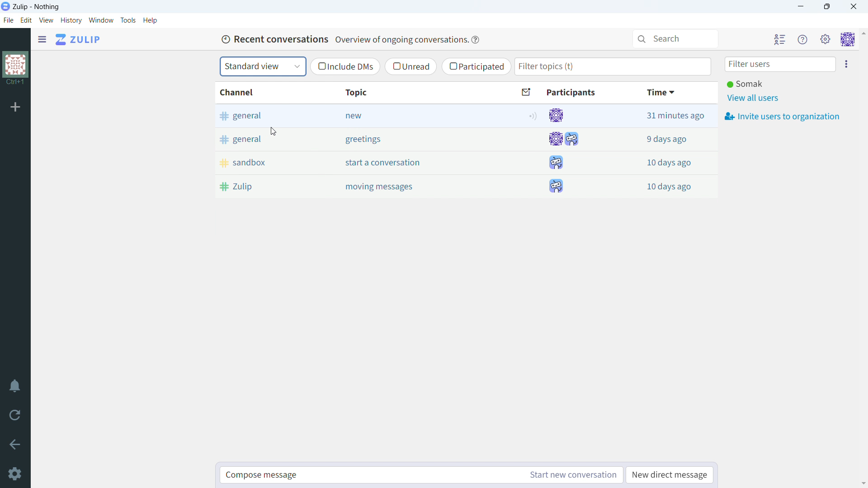 The image size is (868, 488). I want to click on time, so click(672, 93).